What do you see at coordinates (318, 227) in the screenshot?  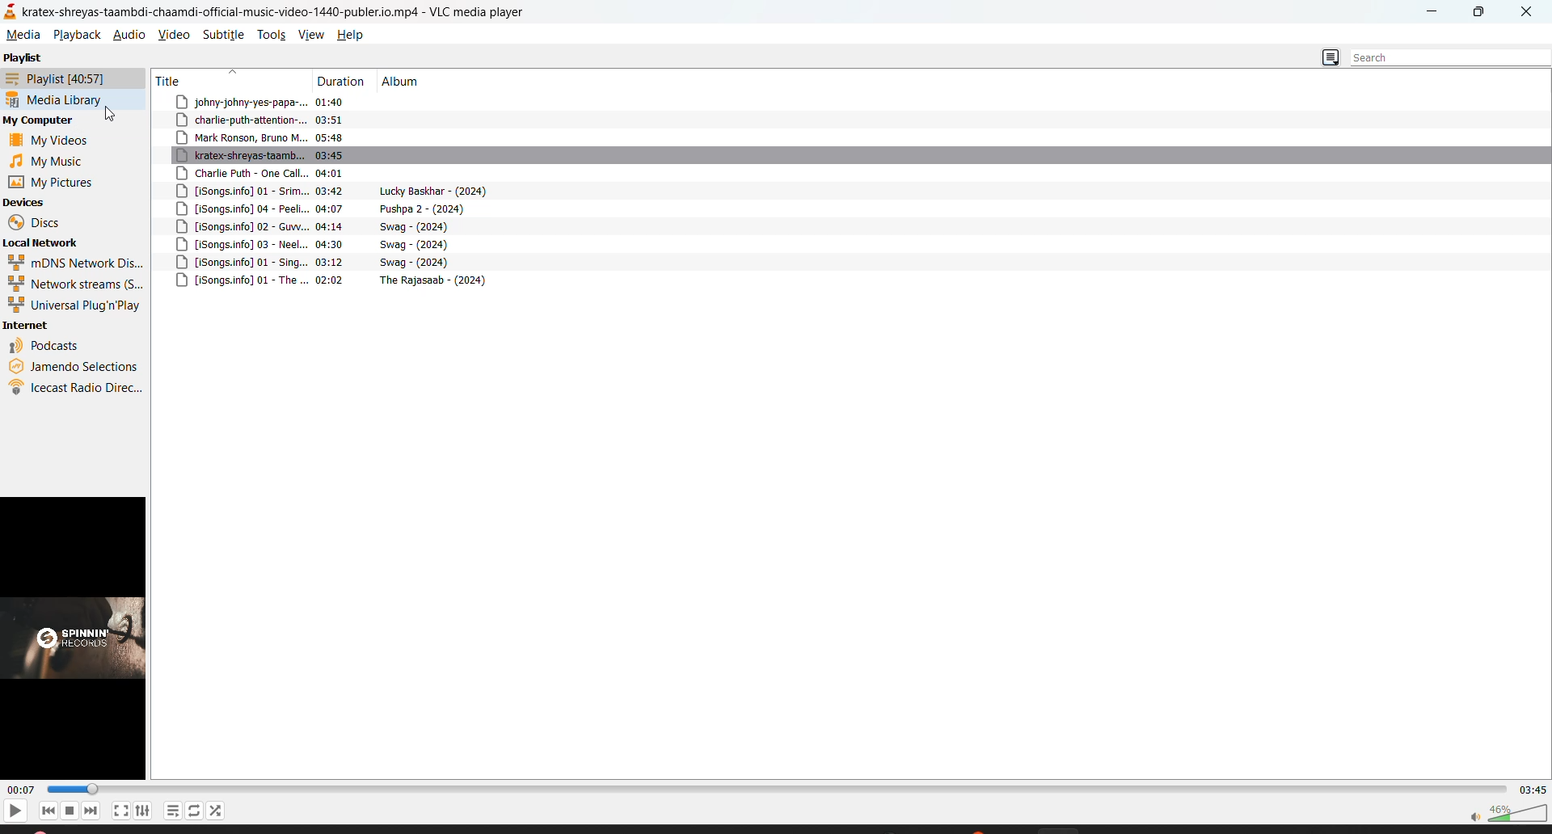 I see `track title , duration and album` at bounding box center [318, 227].